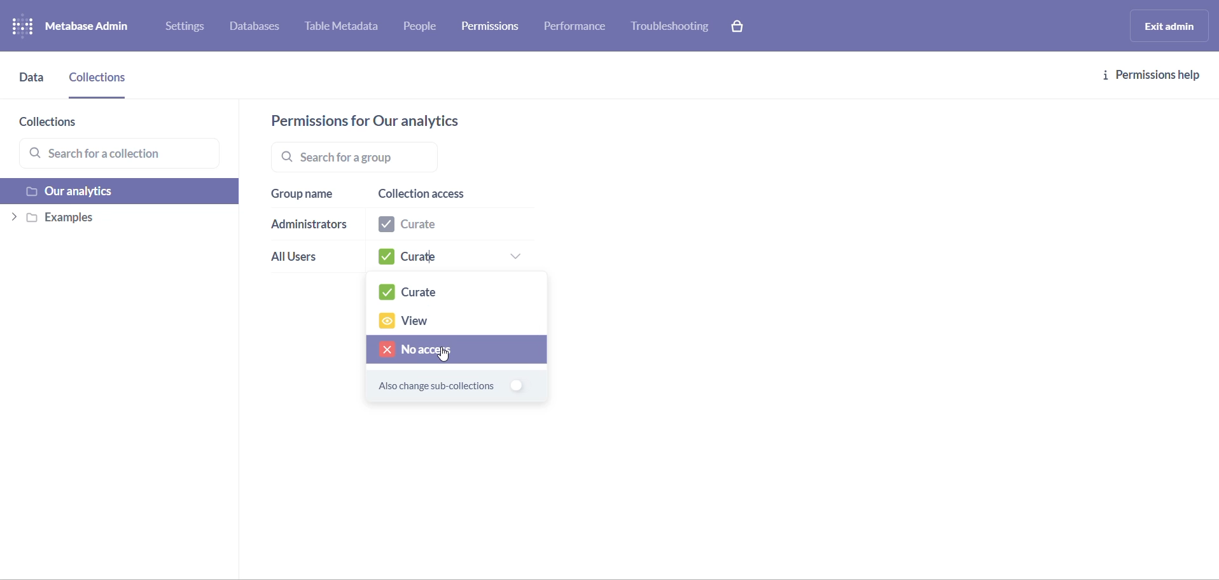  What do you see at coordinates (379, 121) in the screenshot?
I see `permission heading` at bounding box center [379, 121].